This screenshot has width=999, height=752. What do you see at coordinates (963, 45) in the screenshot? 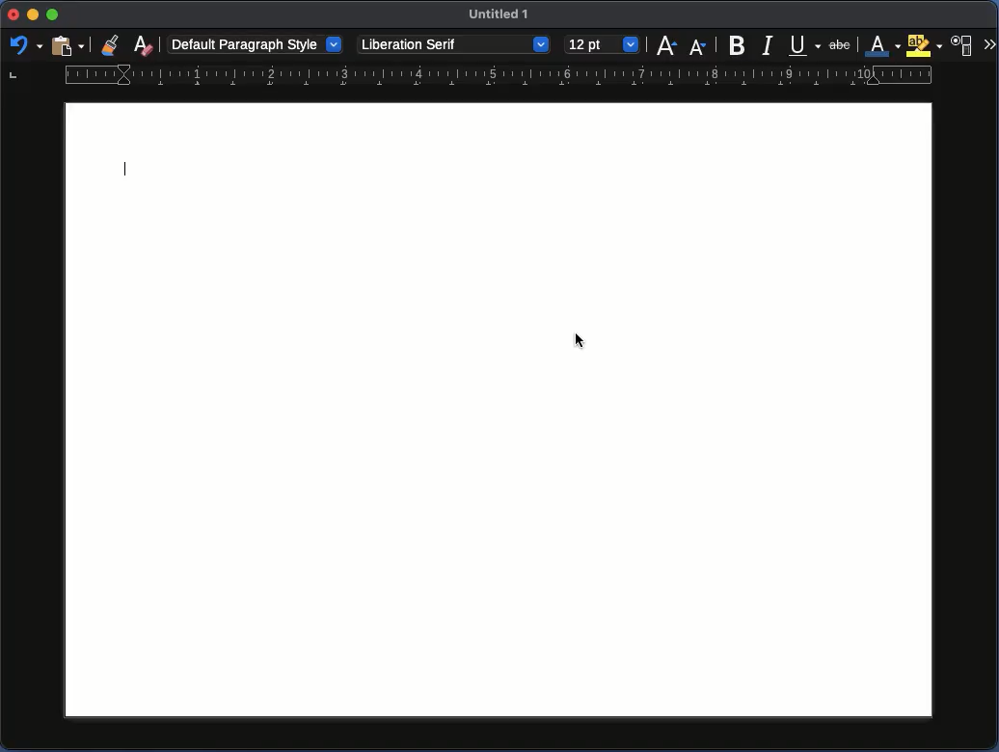
I see `Character` at bounding box center [963, 45].